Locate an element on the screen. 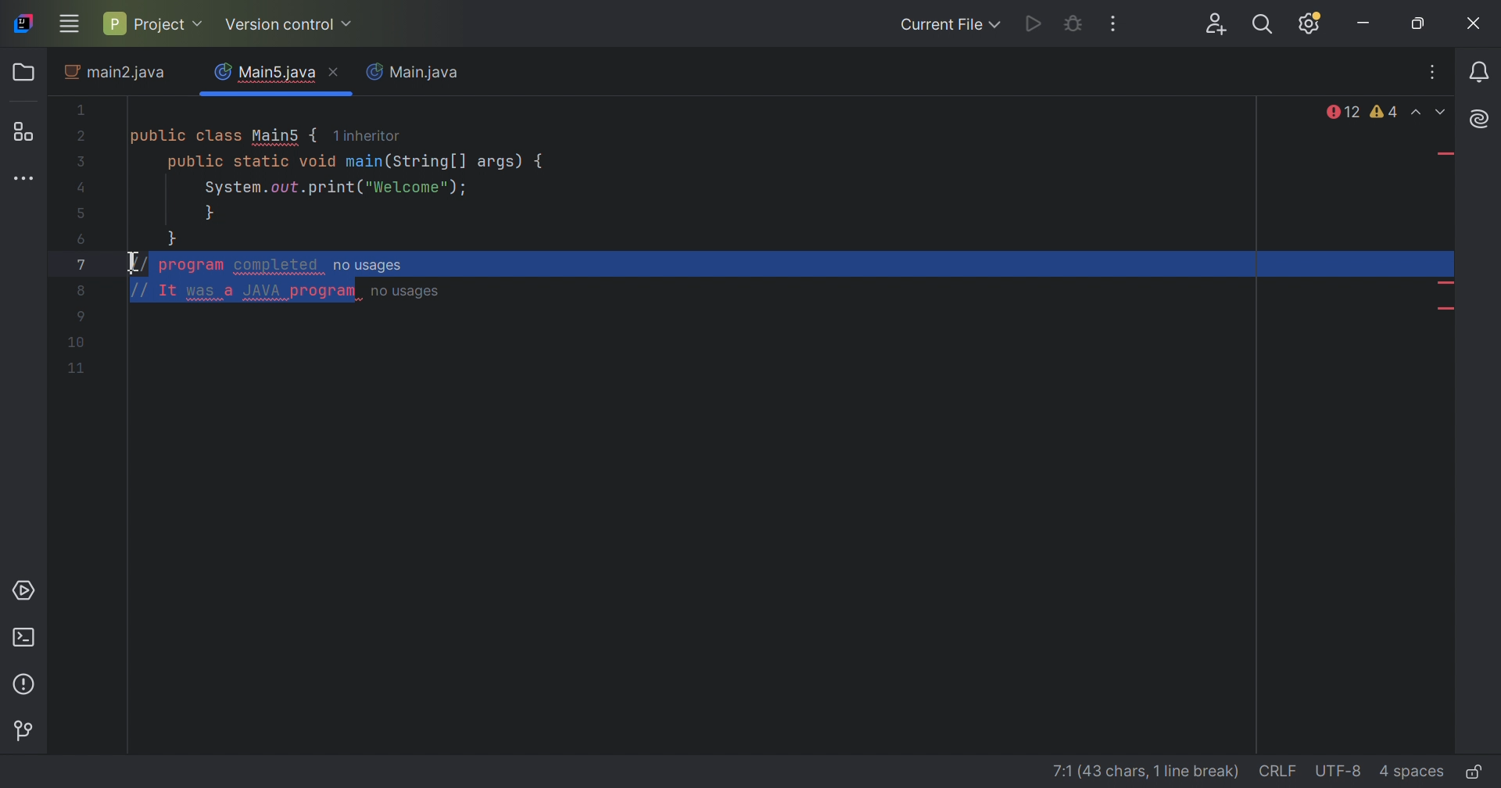 This screenshot has height=788, width=1501. Terminal is located at coordinates (27, 637).